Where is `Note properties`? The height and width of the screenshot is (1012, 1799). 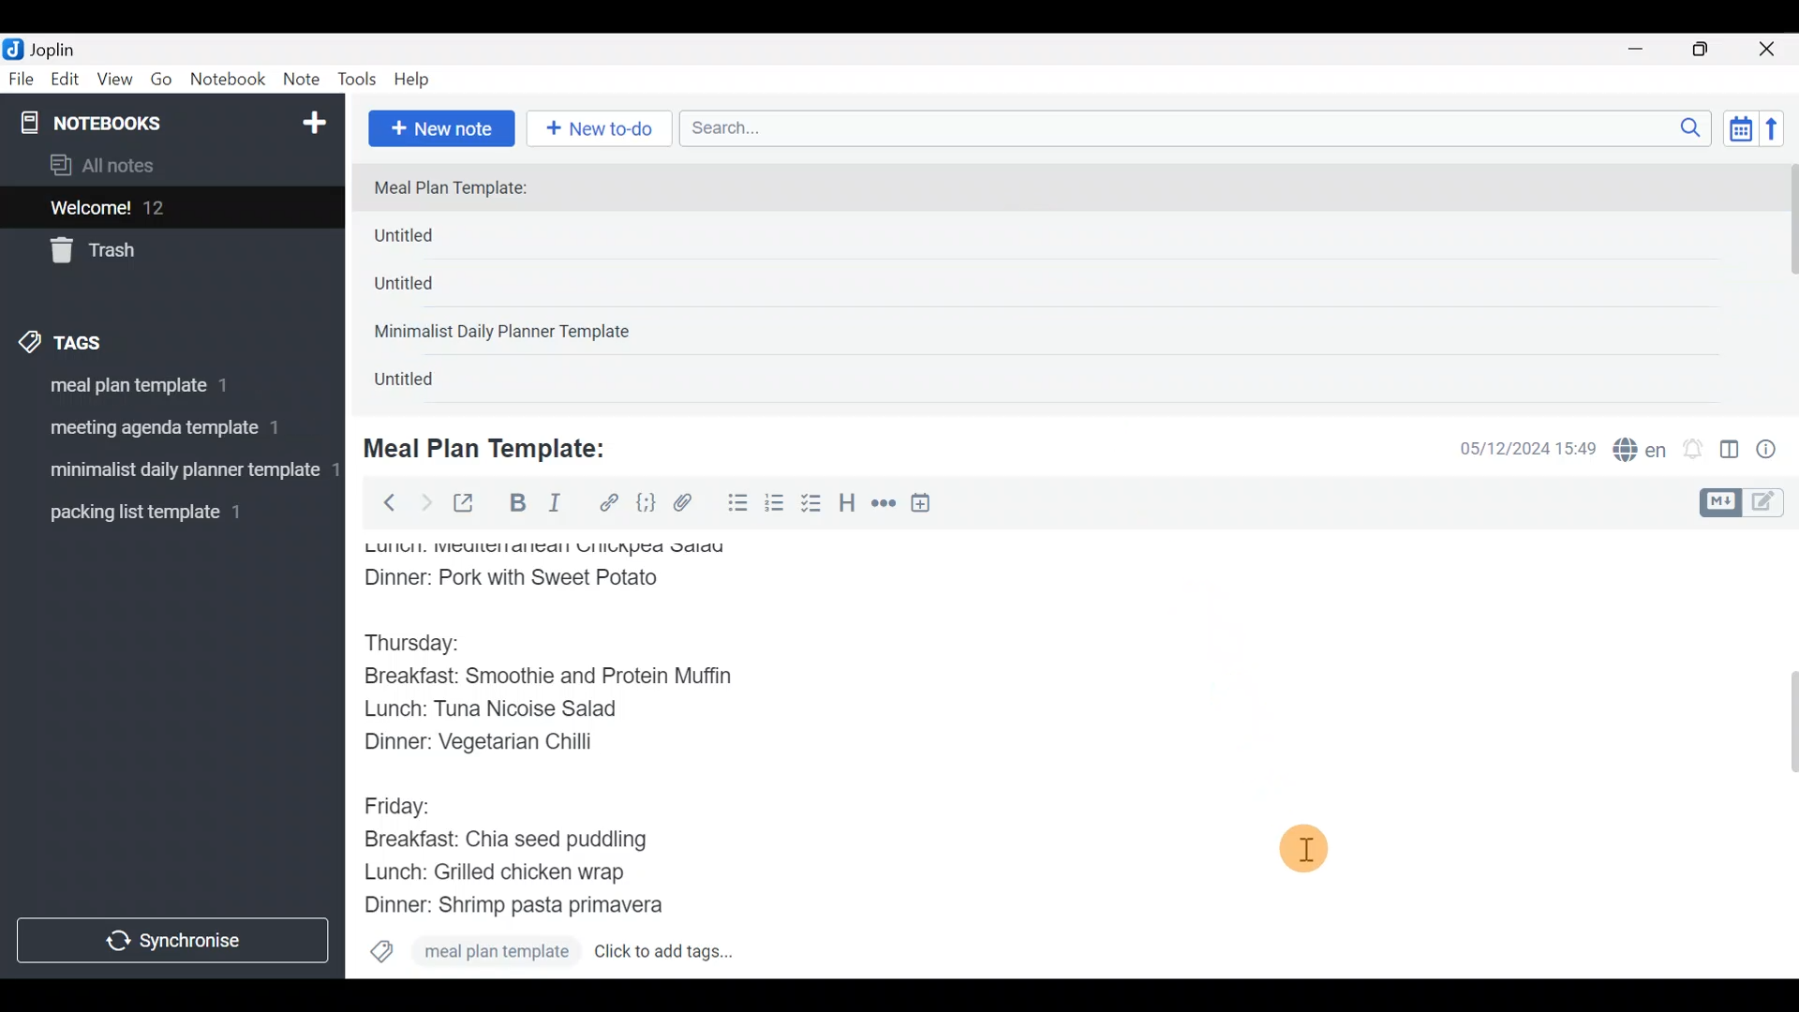
Note properties is located at coordinates (1775, 451).